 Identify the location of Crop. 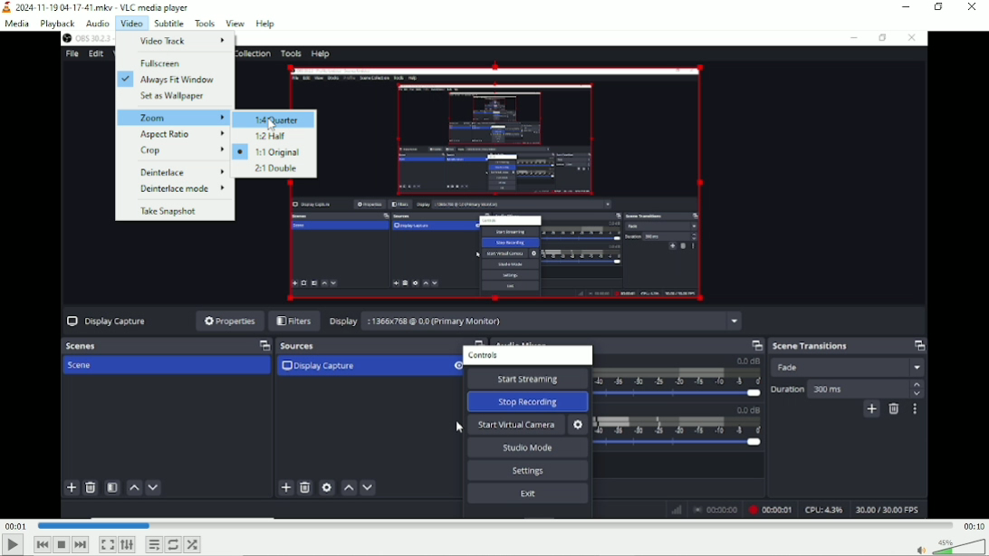
(175, 151).